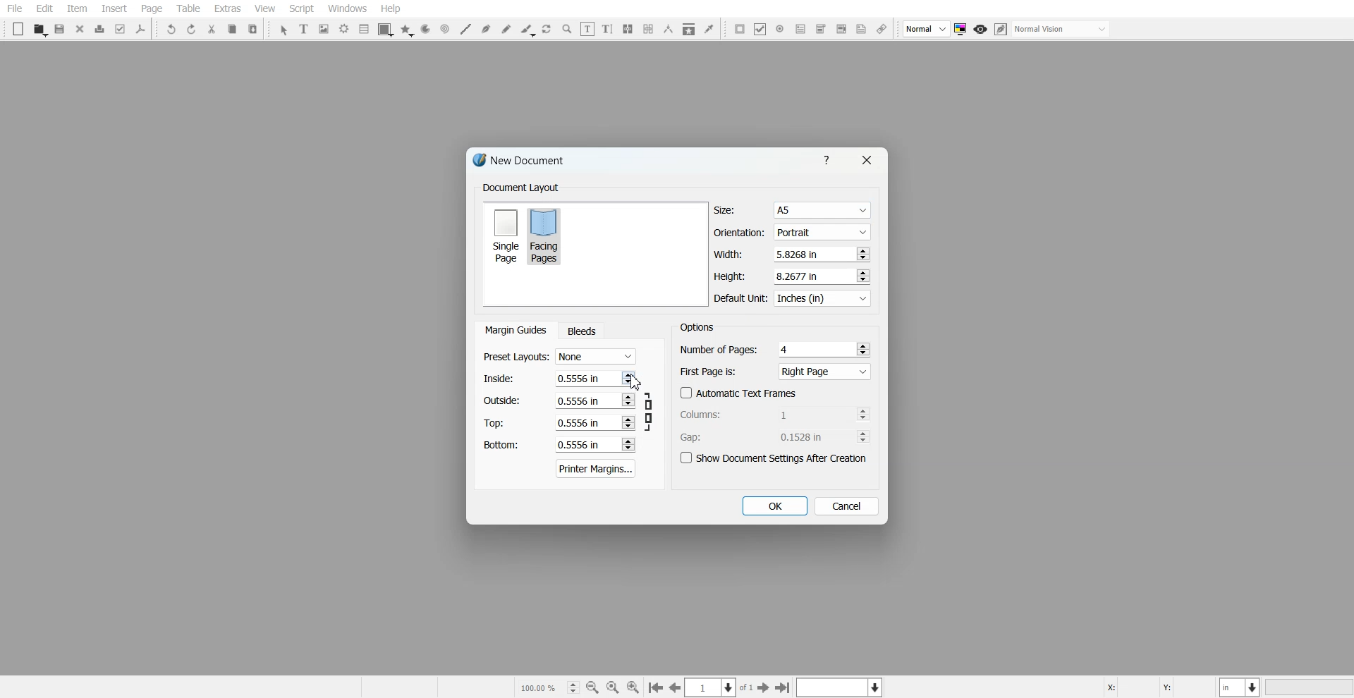  I want to click on Calligraphic line, so click(527, 30).